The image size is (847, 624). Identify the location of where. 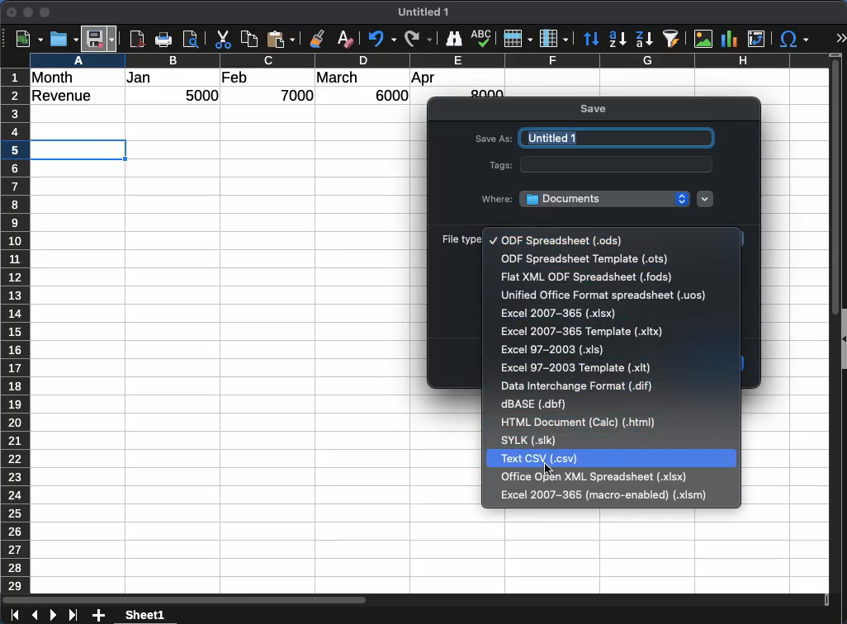
(498, 197).